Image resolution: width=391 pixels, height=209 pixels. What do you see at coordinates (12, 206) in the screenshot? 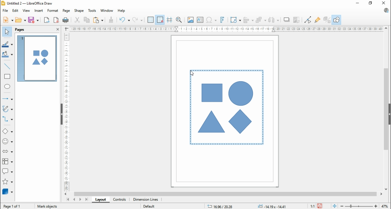
I see `page 1of 1` at bounding box center [12, 206].